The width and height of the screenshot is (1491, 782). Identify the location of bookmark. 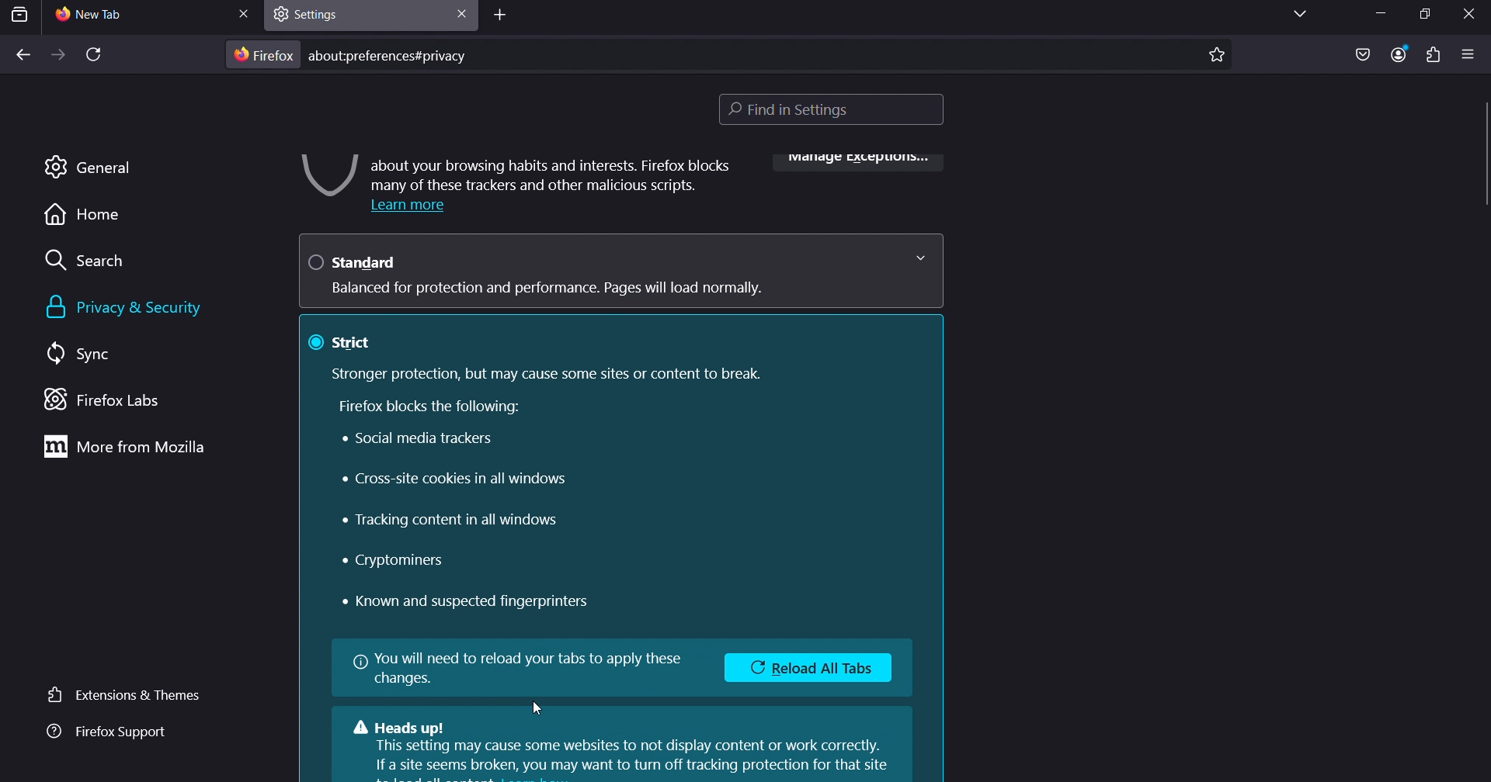
(1217, 53).